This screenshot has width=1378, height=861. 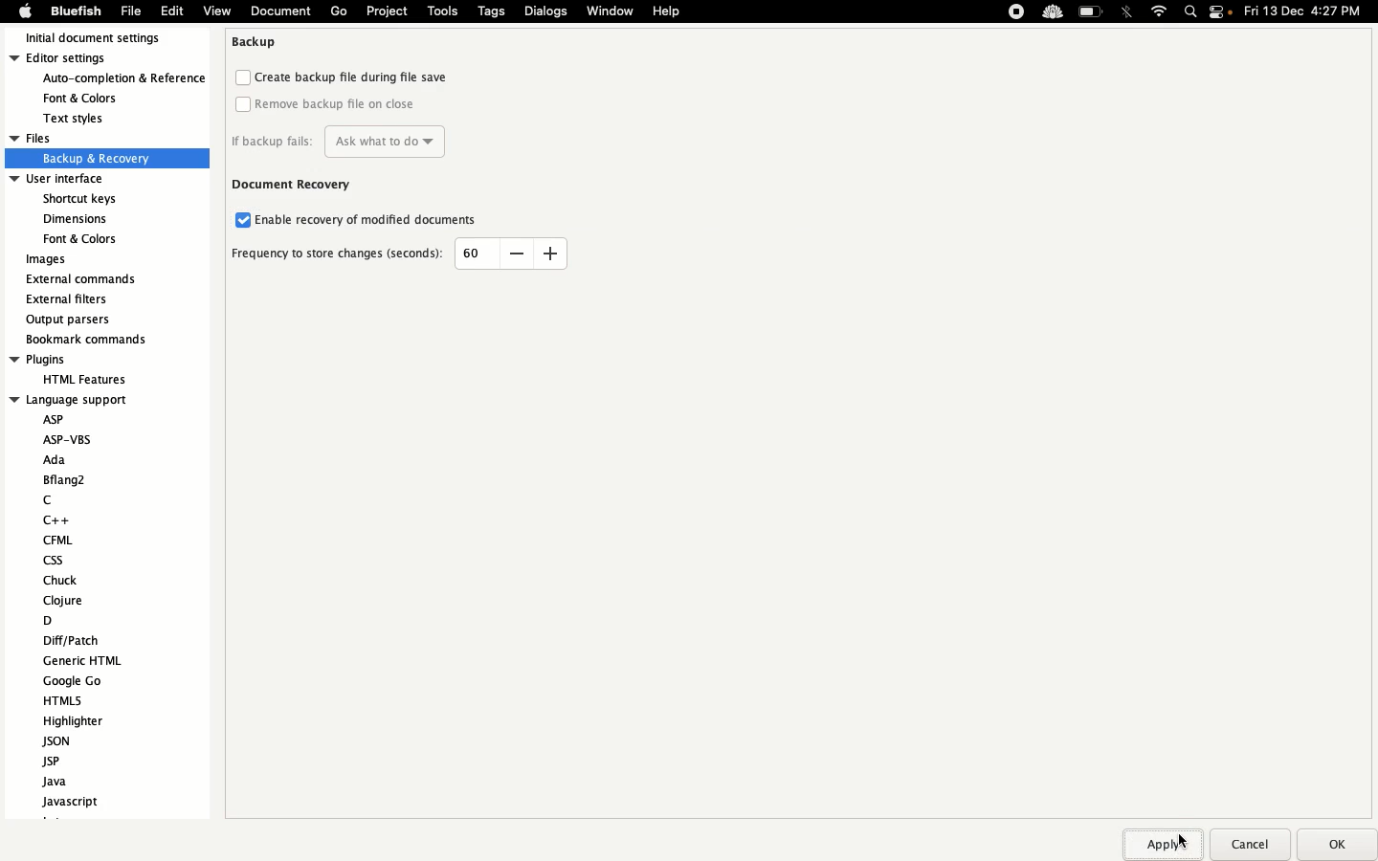 What do you see at coordinates (1125, 11) in the screenshot?
I see `Bluetooth` at bounding box center [1125, 11].